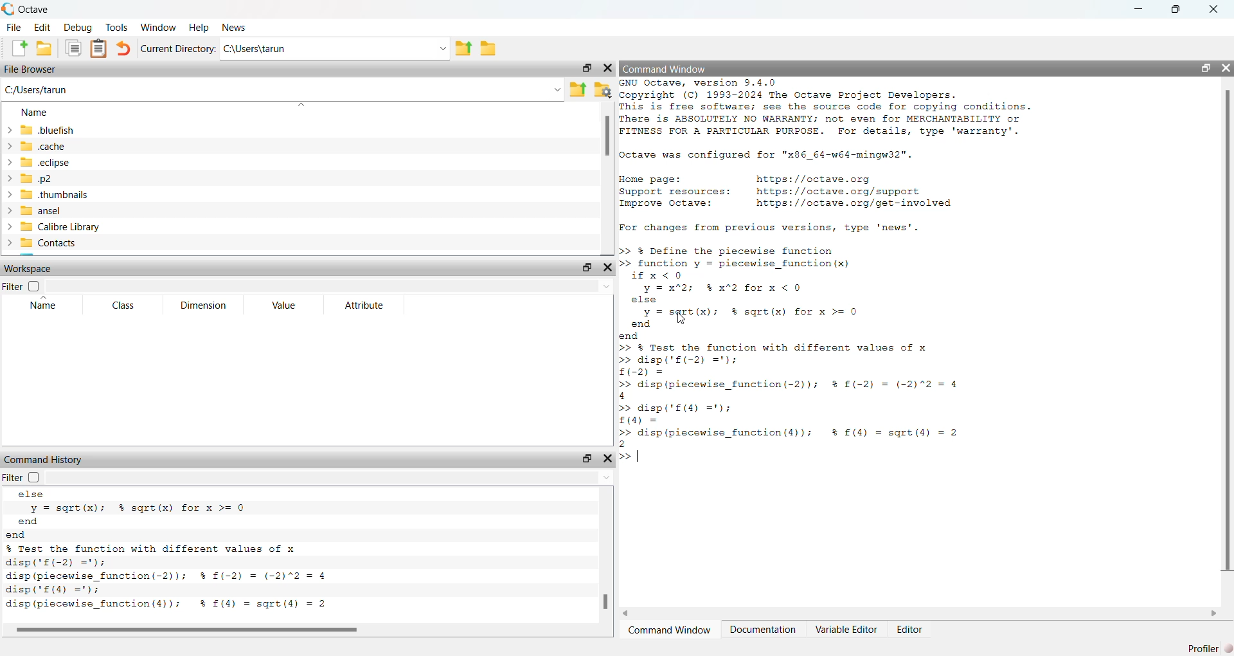  Describe the element at coordinates (844, 158) in the screenshot. I see `GNU Octave, version 9.4.0

Copyright (C) 1993-2024 The Octave Project Developers.

This is free software; see the source code for copying conditions.
There is ABSOLUTELY NO WARRANTY; not even for MERCHANTABILITY or
FITNESS FOR A PARTICULAR PURPOSE. For details, type 'warranty'.
octave was configured for "x86_64-w64-mingw32".

Home page: https://octave.org

Support resources:  https://octave.org/support

Improve Octave: https://octave.org/get-involved

For changes from previous versions, type 'news'.` at that location.